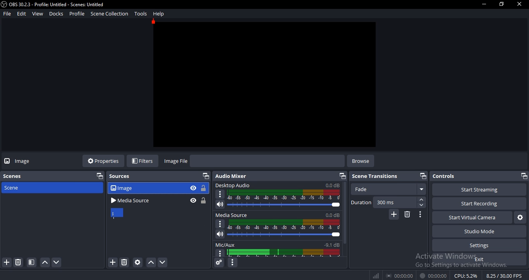 The height and width of the screenshot is (280, 529). What do you see at coordinates (234, 263) in the screenshot?
I see `configure audio mixer` at bounding box center [234, 263].